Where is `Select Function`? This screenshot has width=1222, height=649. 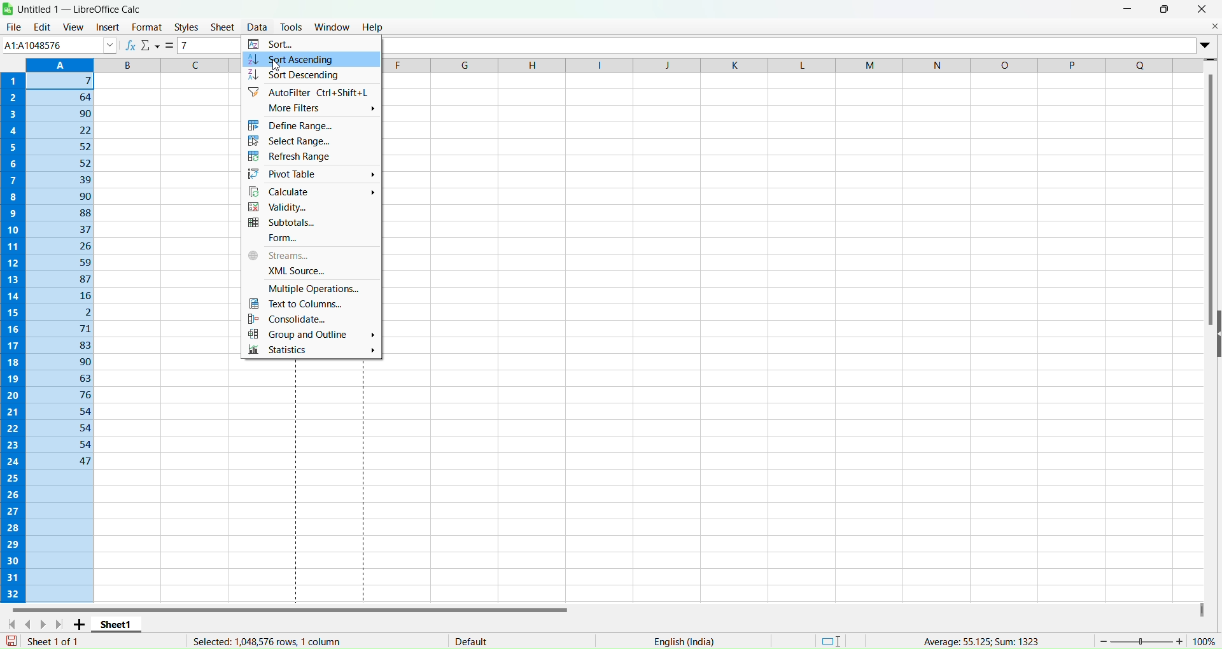 Select Function is located at coordinates (151, 46).